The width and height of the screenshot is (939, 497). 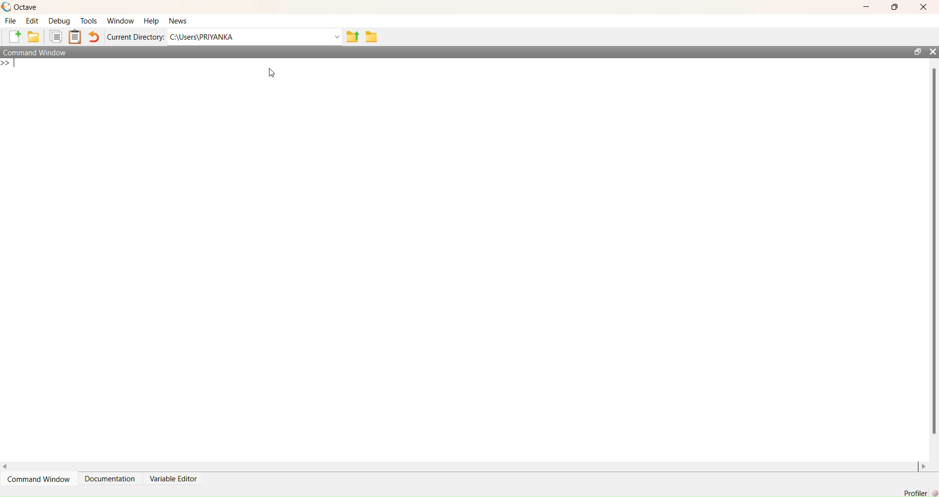 What do you see at coordinates (353, 37) in the screenshot?
I see `share folder` at bounding box center [353, 37].